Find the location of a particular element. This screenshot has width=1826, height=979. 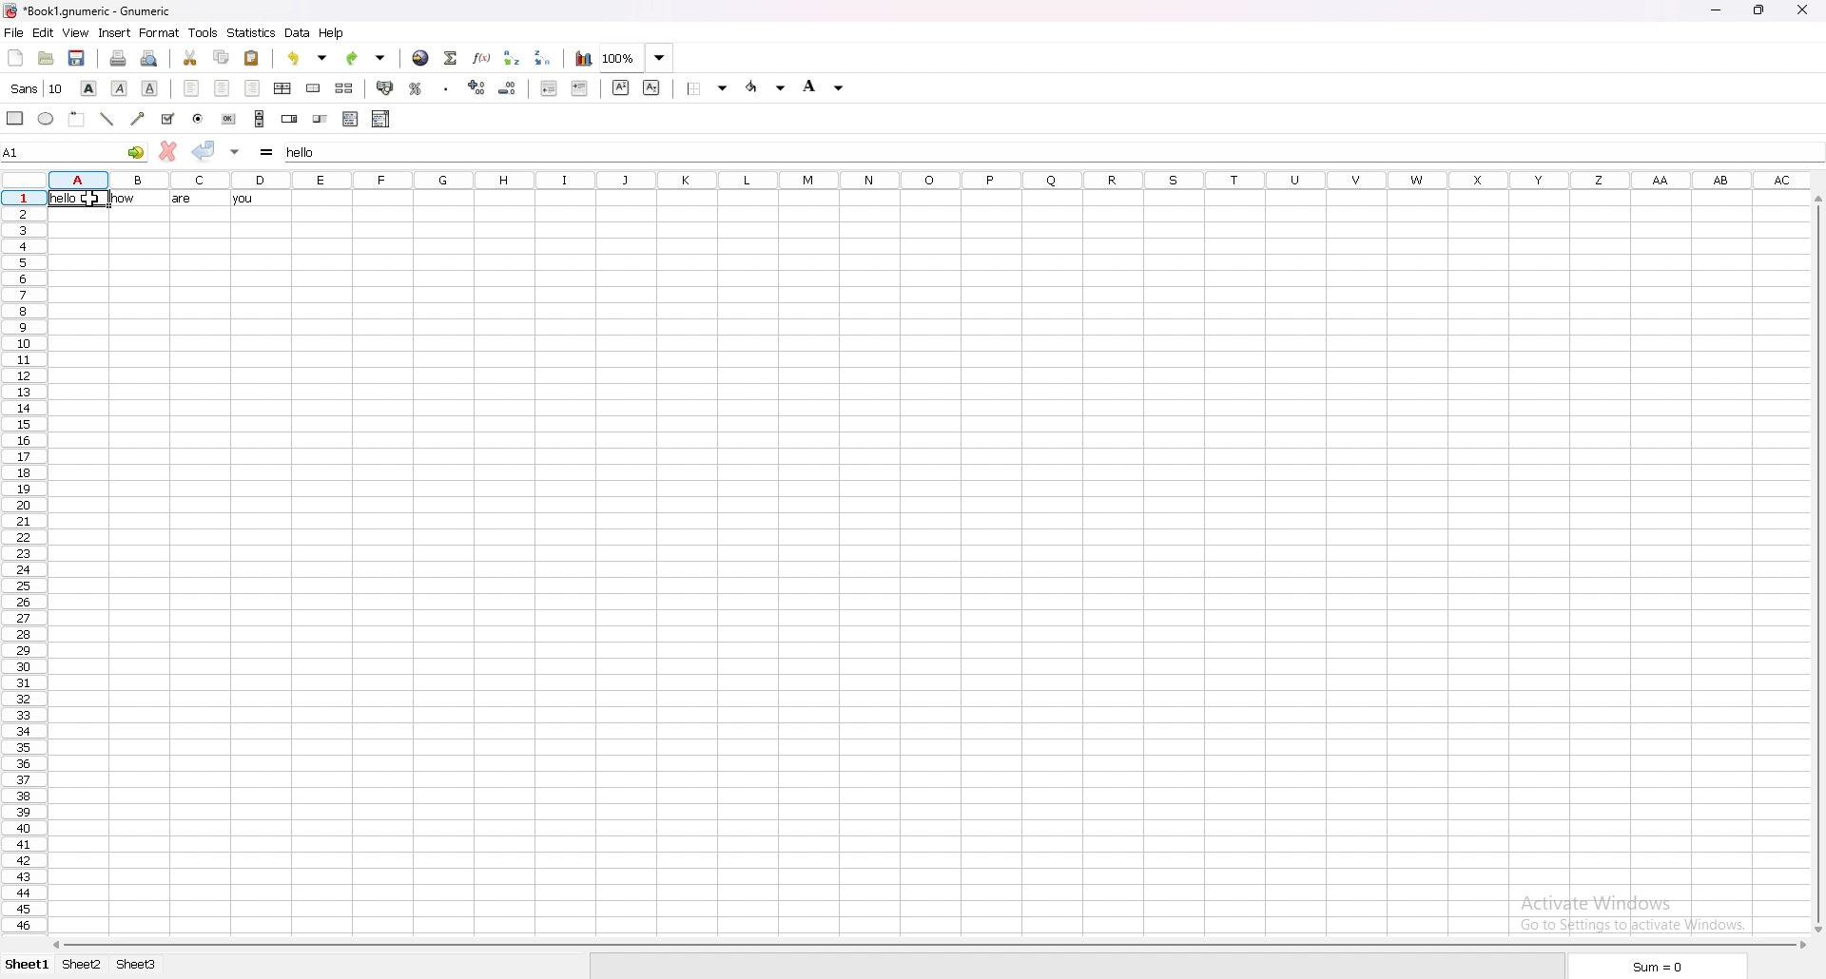

data is located at coordinates (298, 33).